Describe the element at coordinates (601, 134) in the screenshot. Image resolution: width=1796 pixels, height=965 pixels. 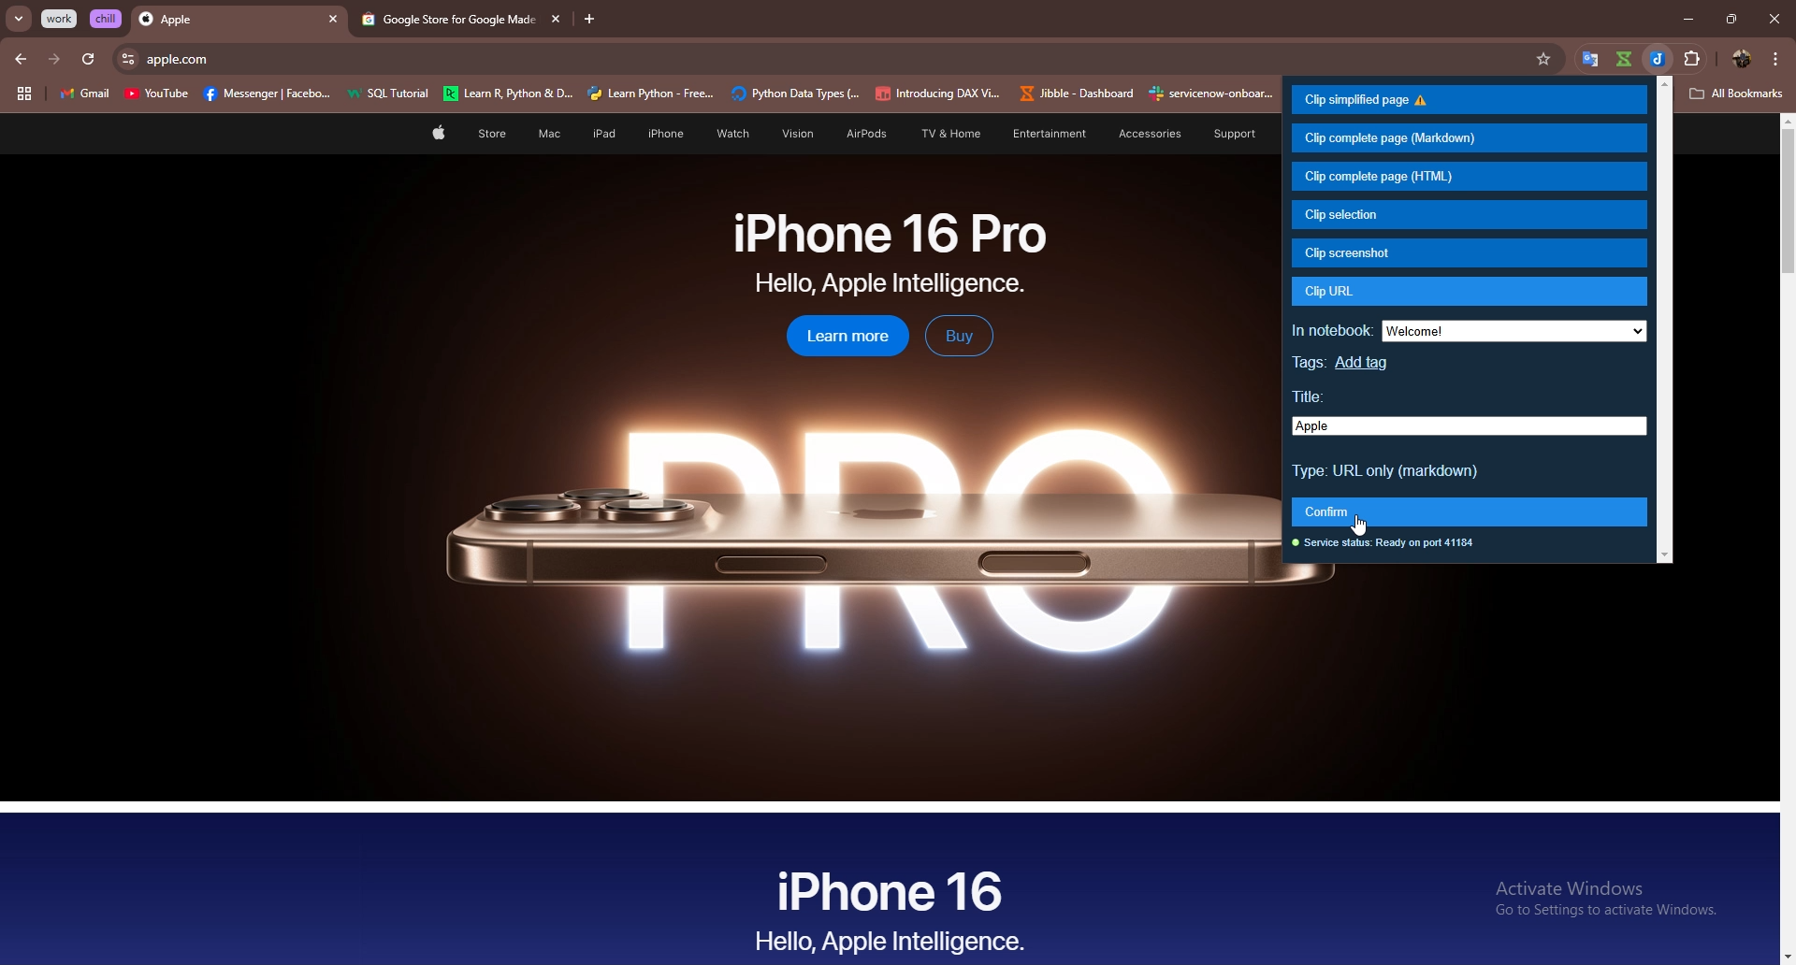
I see `iPad` at that location.